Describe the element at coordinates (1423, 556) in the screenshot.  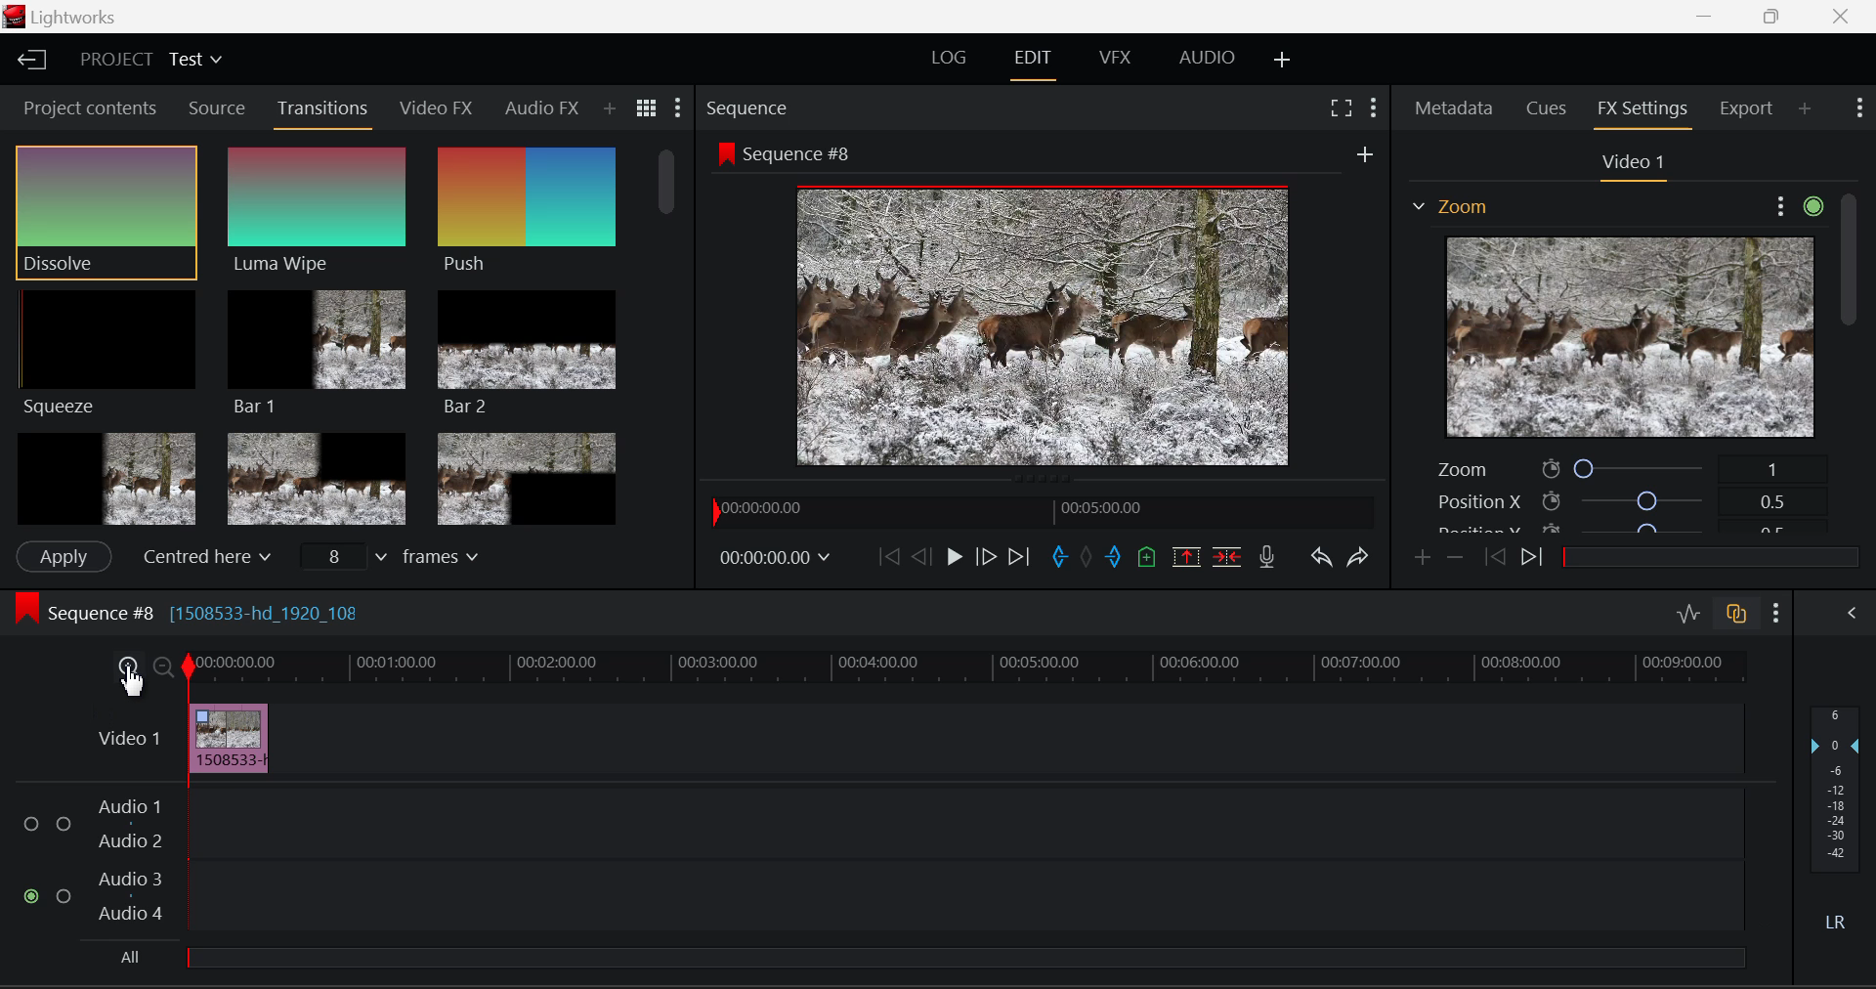
I see `Add keyframe` at that location.